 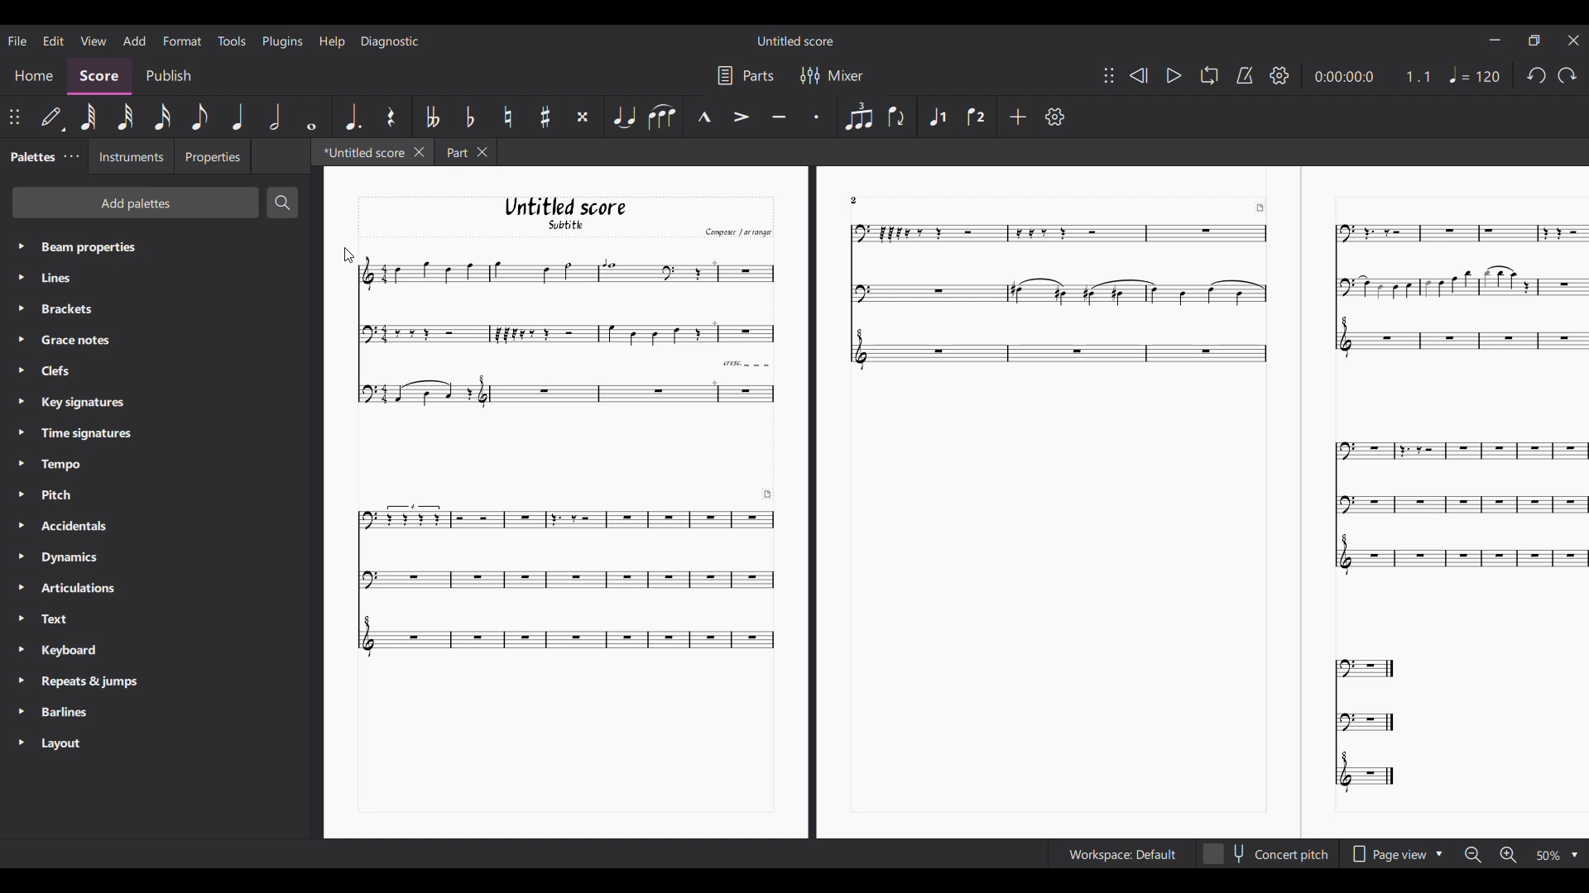 I want to click on Tenuto, so click(x=778, y=115).